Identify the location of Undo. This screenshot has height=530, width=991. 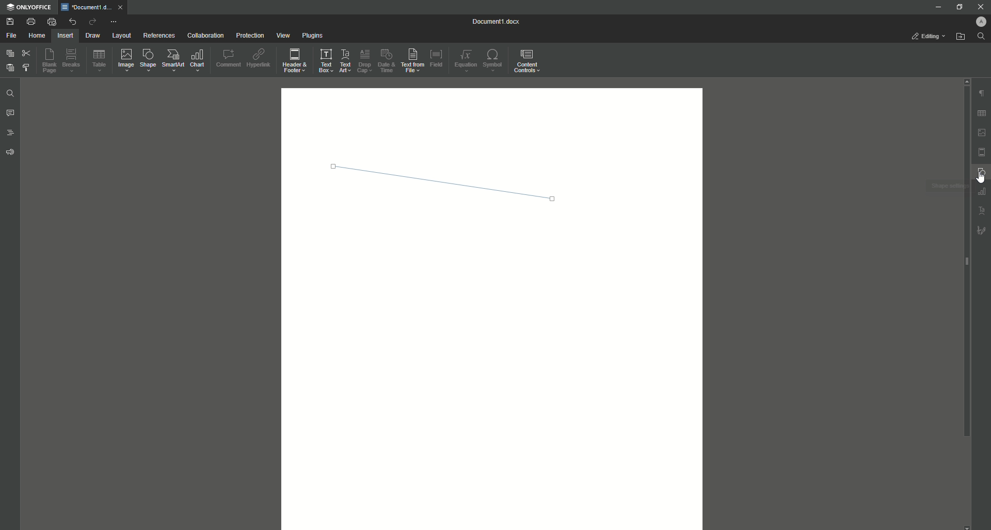
(72, 21).